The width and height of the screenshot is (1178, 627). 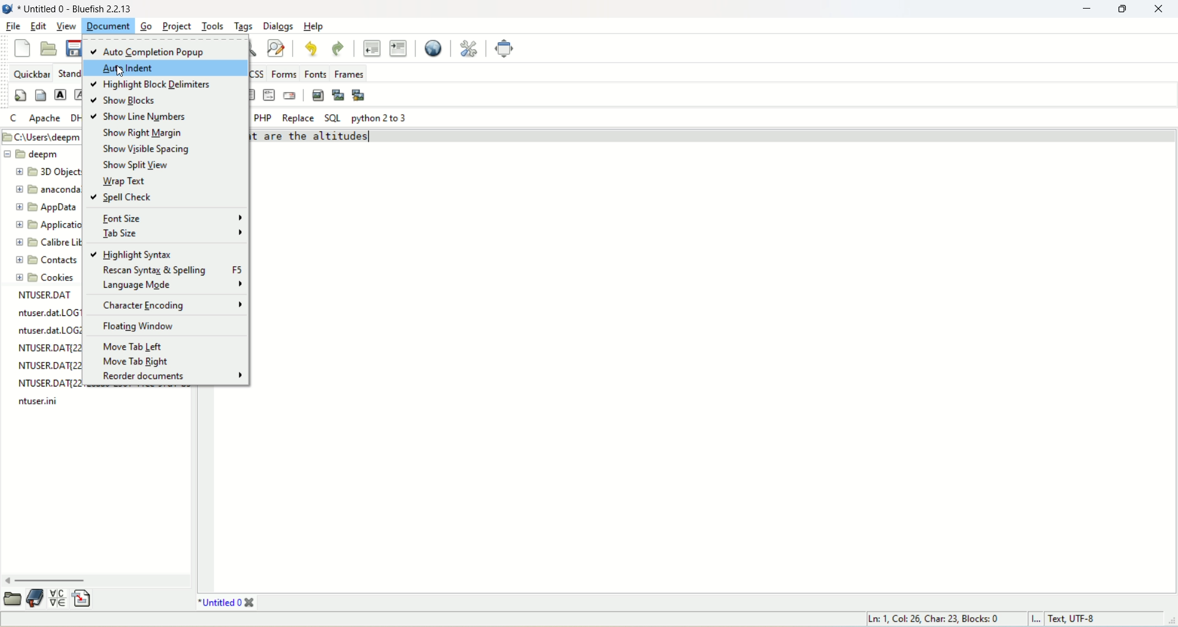 I want to click on show blocks, so click(x=126, y=101).